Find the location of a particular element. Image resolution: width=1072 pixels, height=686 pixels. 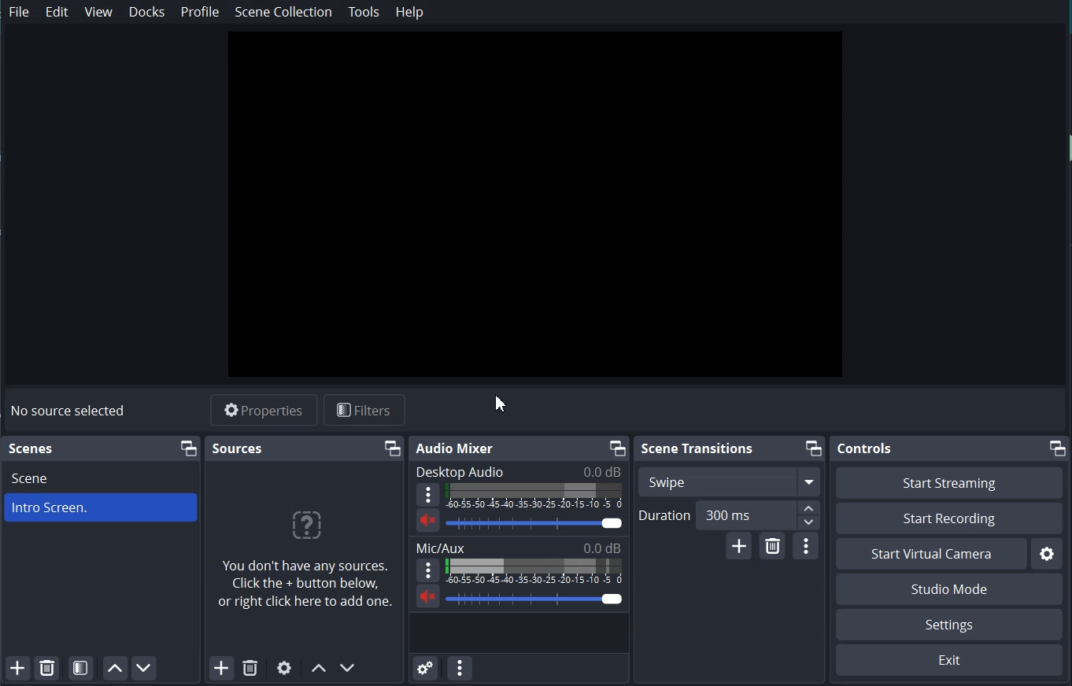

Cursor is located at coordinates (502, 402).